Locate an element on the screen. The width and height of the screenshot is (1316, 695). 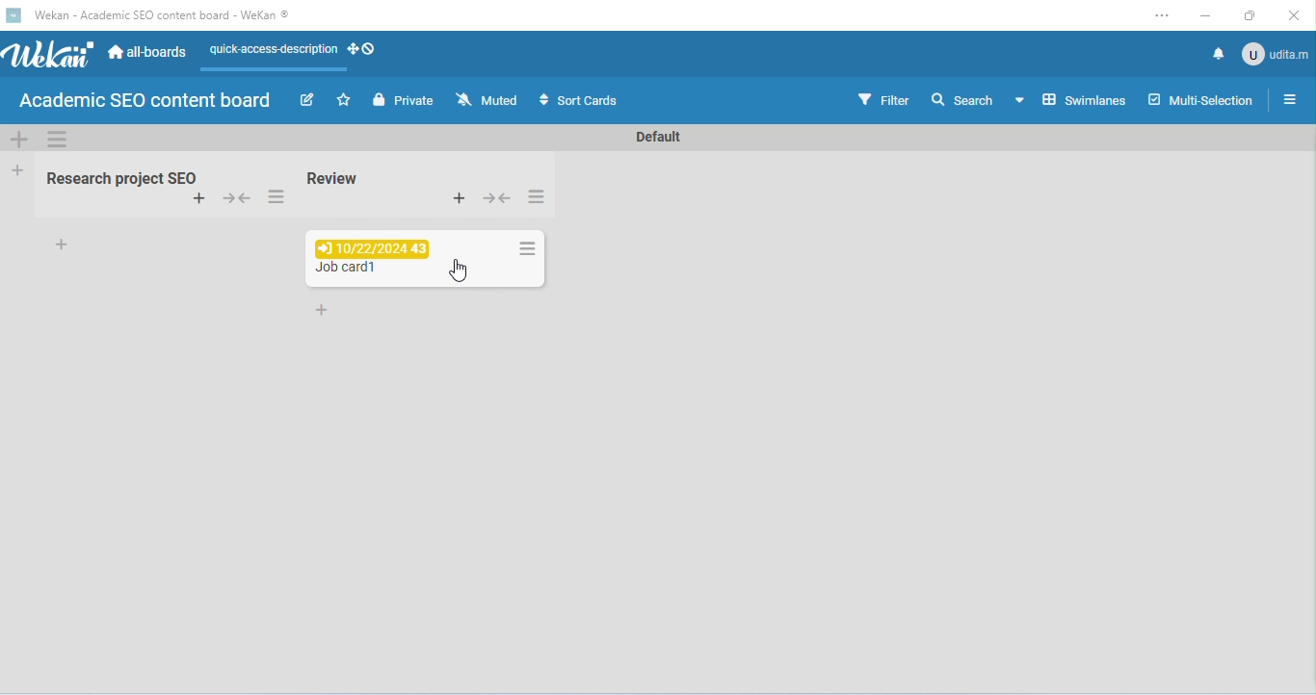
quick-access-description is located at coordinates (271, 52).